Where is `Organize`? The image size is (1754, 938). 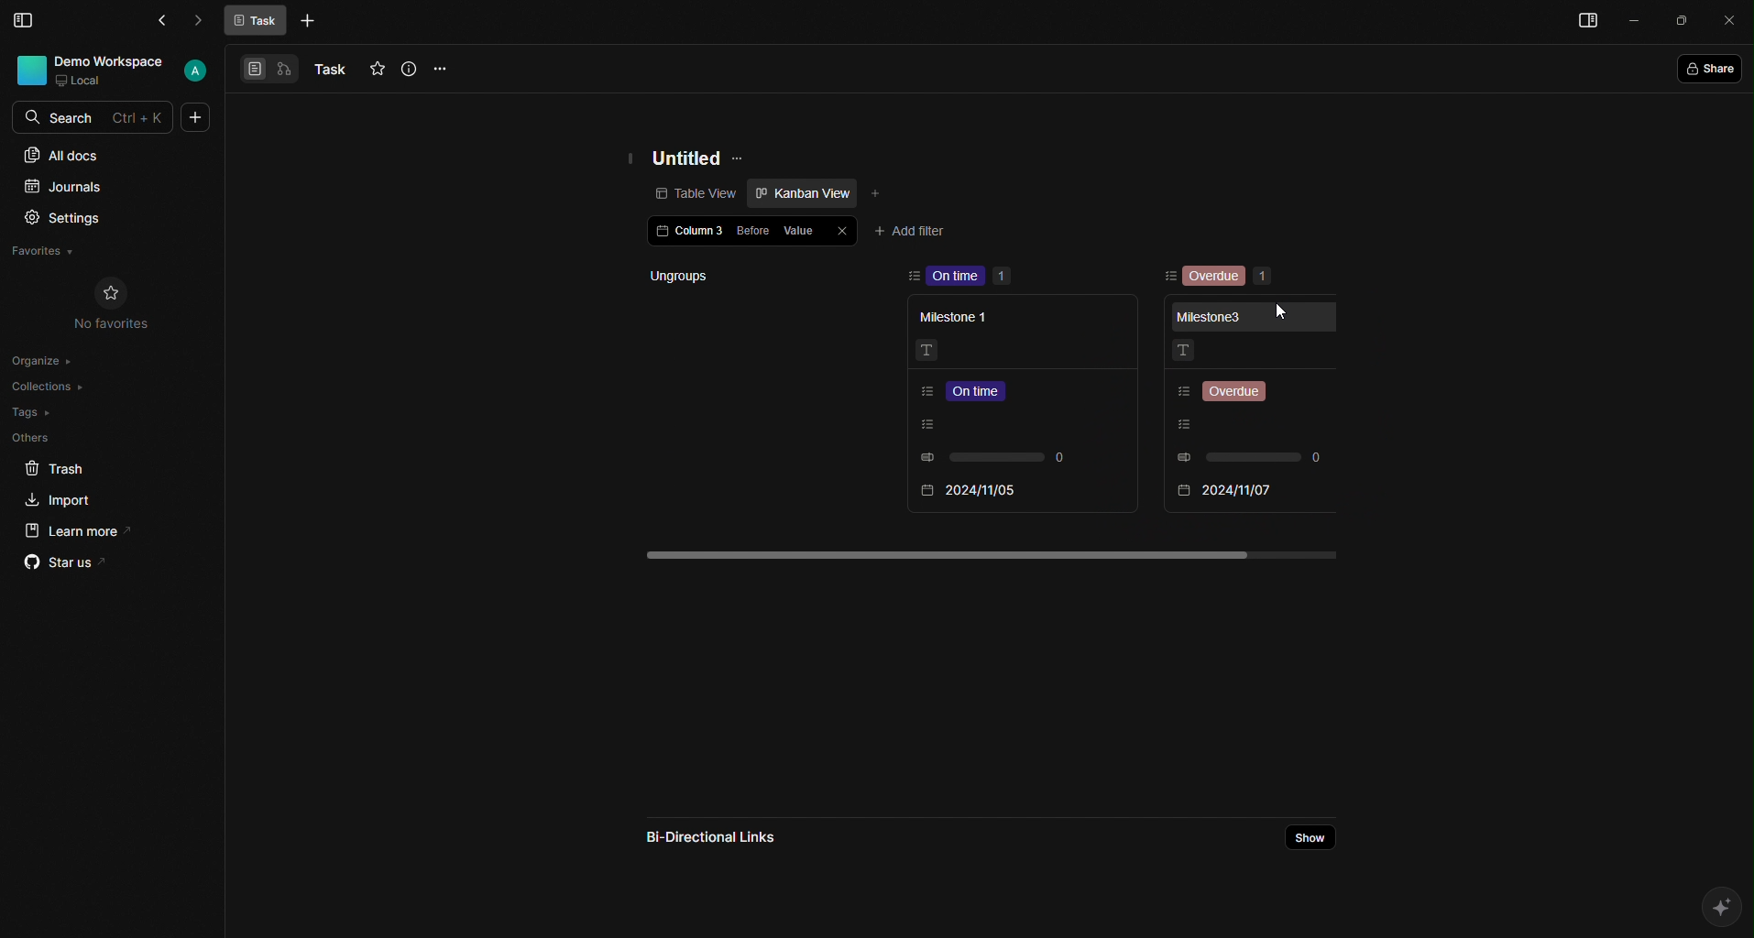
Organize is located at coordinates (48, 360).